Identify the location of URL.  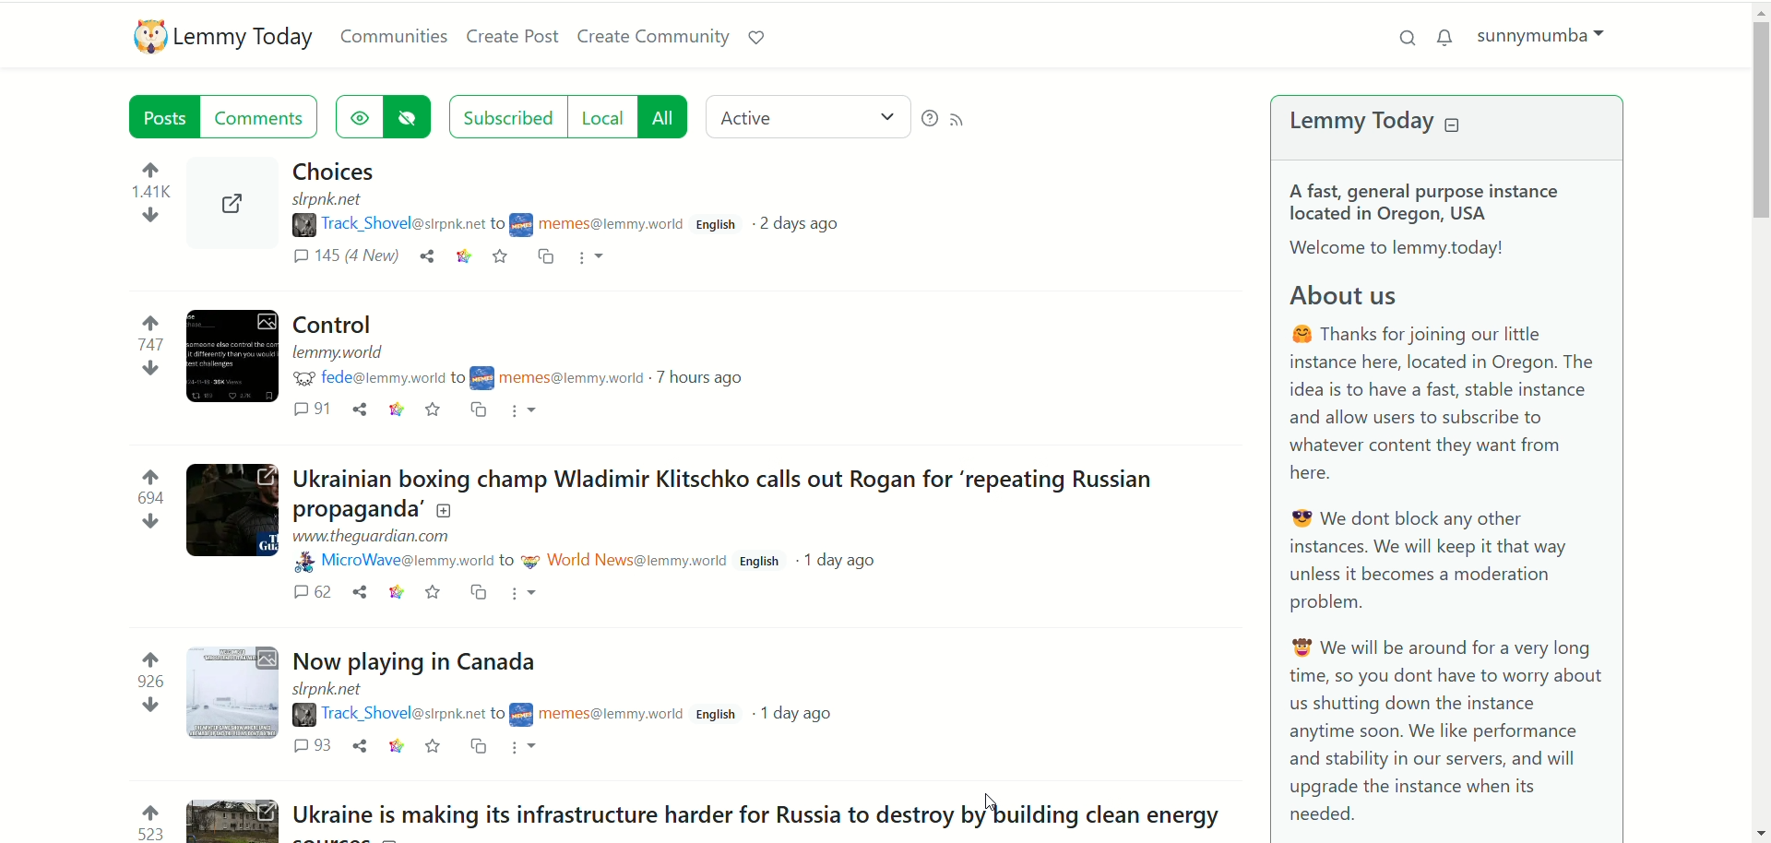
(375, 538).